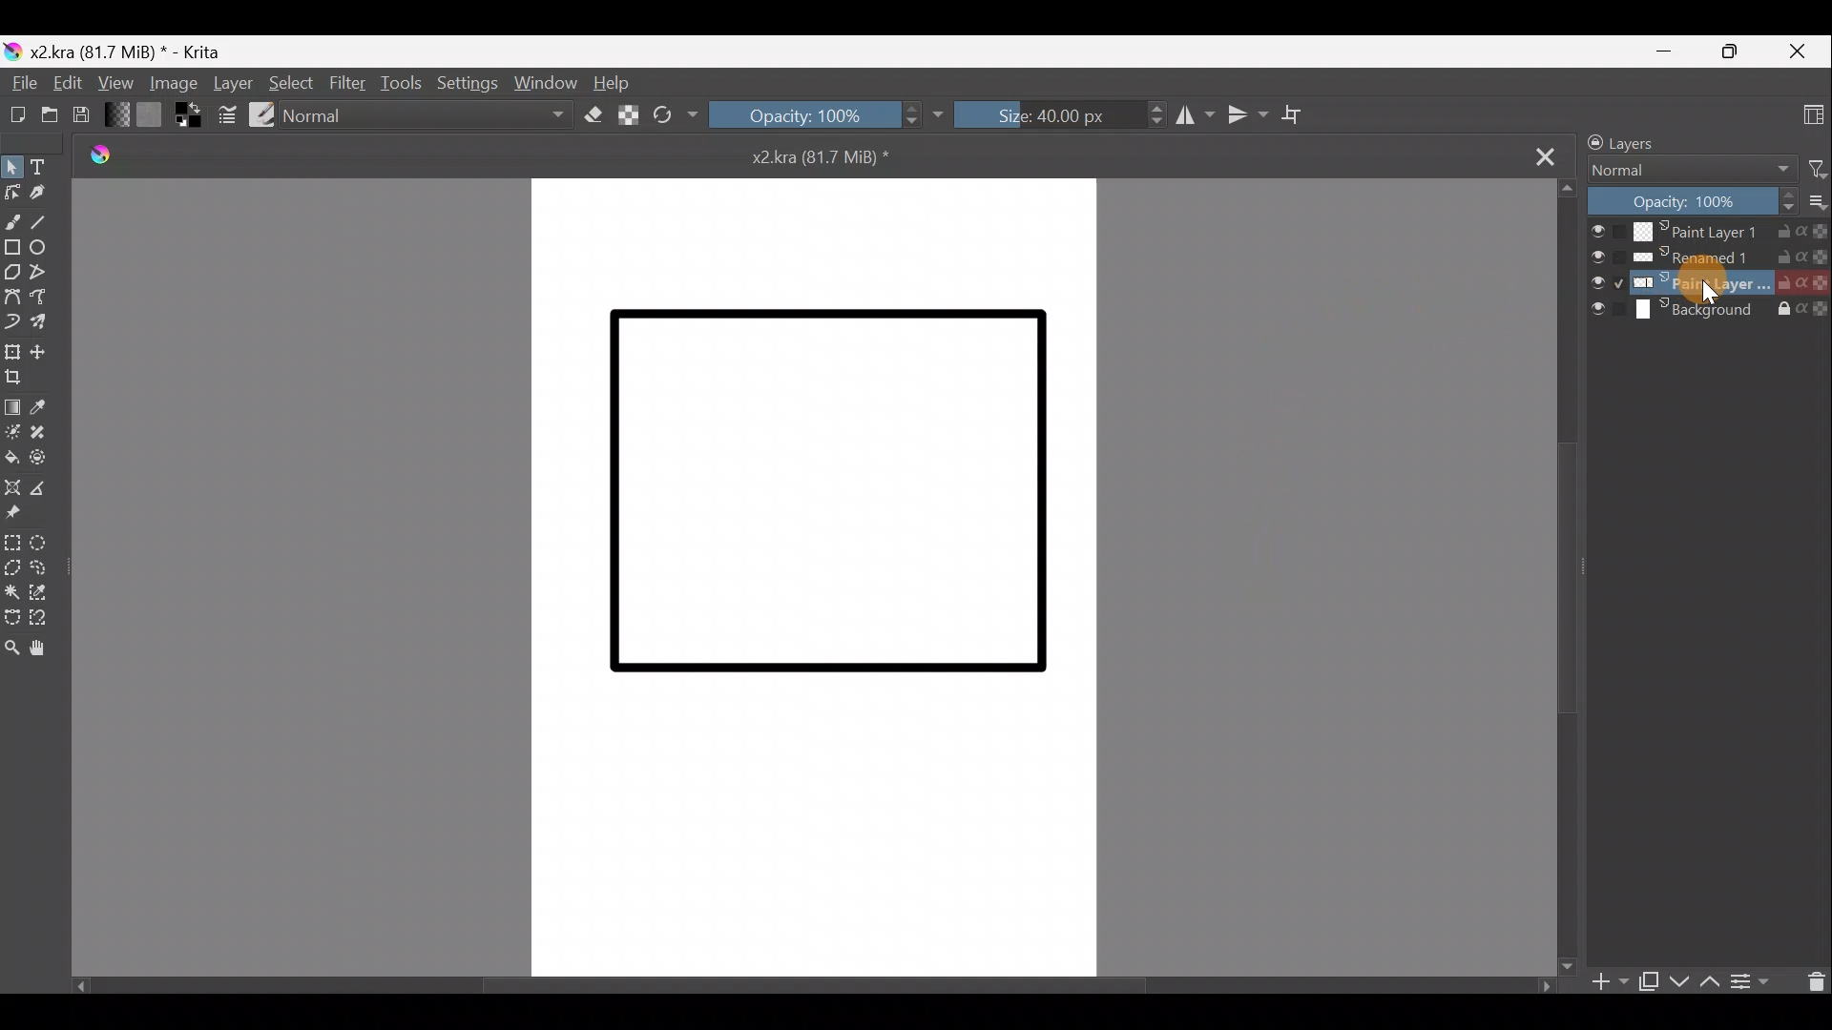 The width and height of the screenshot is (1832, 1030). What do you see at coordinates (1799, 113) in the screenshot?
I see `Choose workspace` at bounding box center [1799, 113].